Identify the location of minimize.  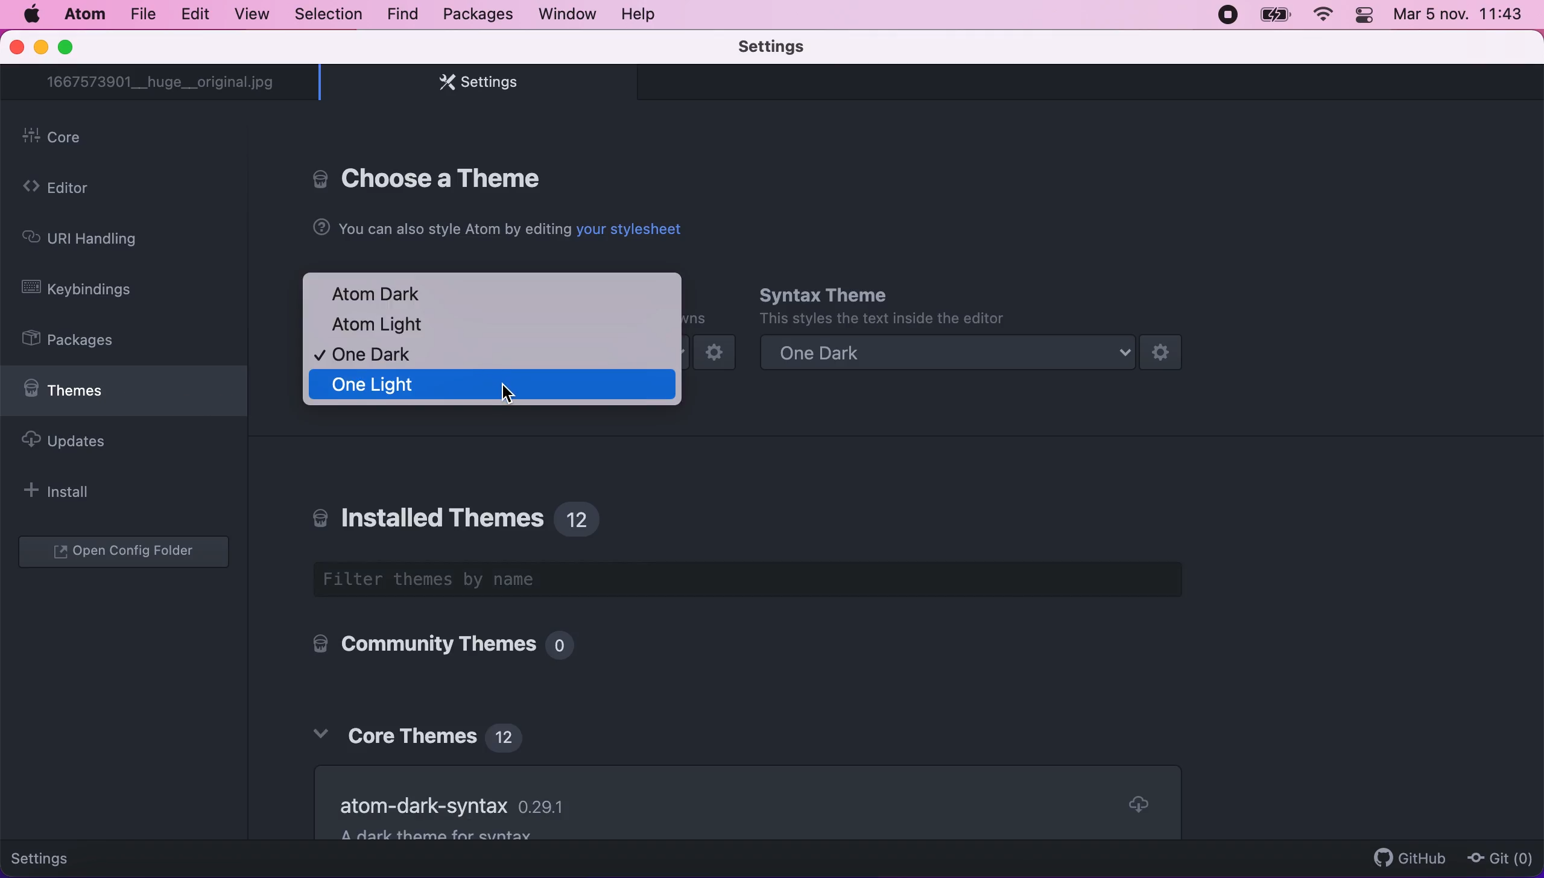
(40, 48).